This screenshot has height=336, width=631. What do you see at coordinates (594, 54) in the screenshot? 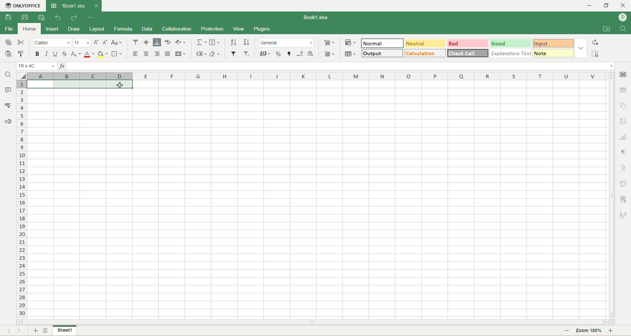
I see `select all` at bounding box center [594, 54].